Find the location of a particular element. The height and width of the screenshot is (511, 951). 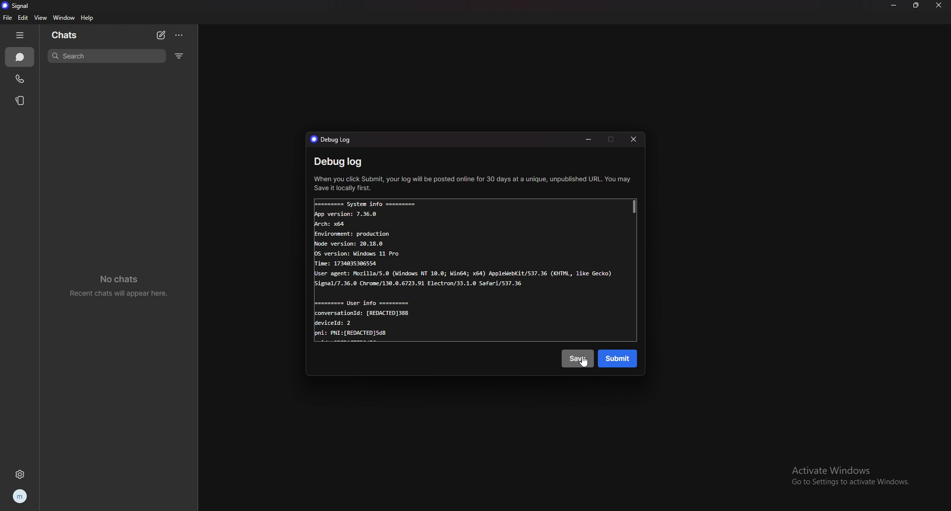

help is located at coordinates (87, 18).